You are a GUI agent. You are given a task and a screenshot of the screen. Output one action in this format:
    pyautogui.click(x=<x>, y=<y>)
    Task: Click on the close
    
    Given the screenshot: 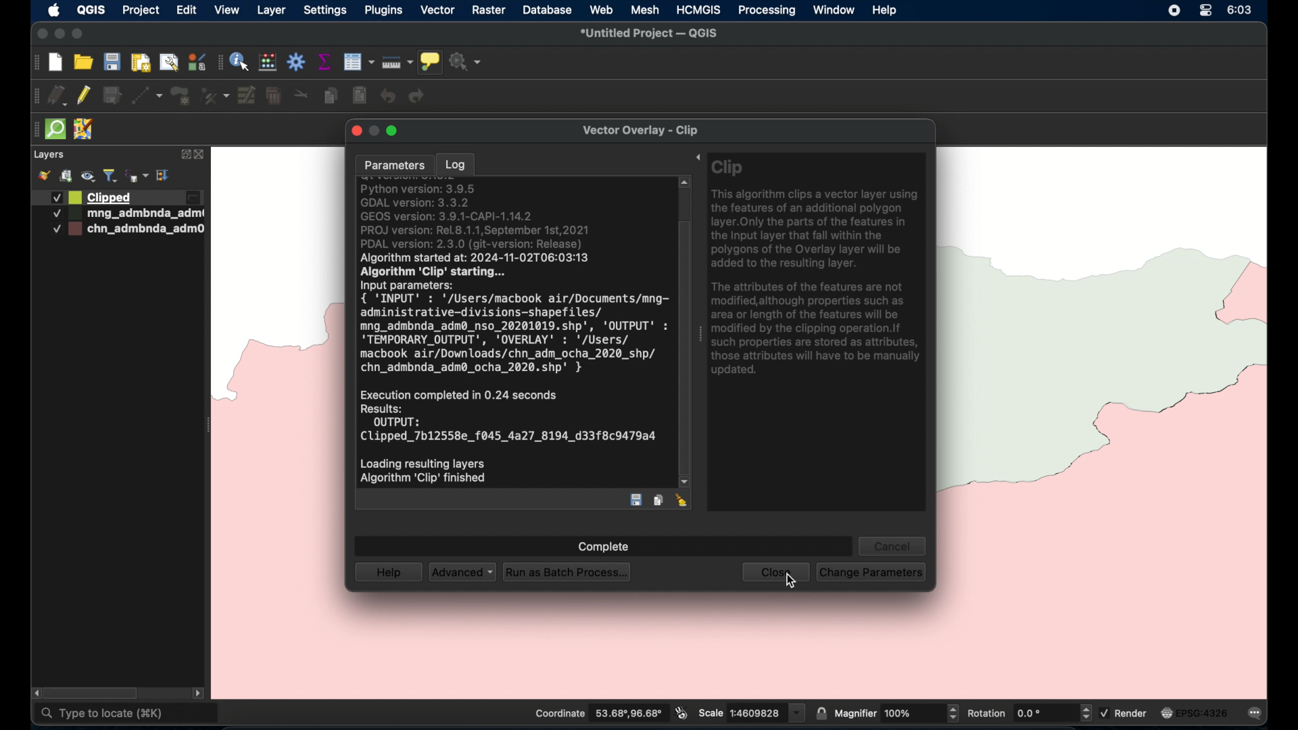 What is the action you would take?
    pyautogui.click(x=774, y=573)
    